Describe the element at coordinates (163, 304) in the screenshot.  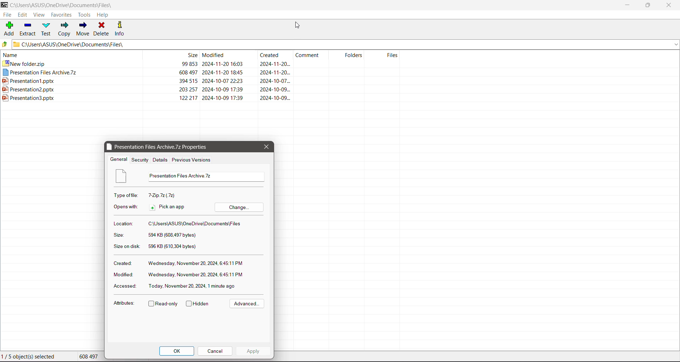
I see `Read-Only - Click to enable/disable` at that location.